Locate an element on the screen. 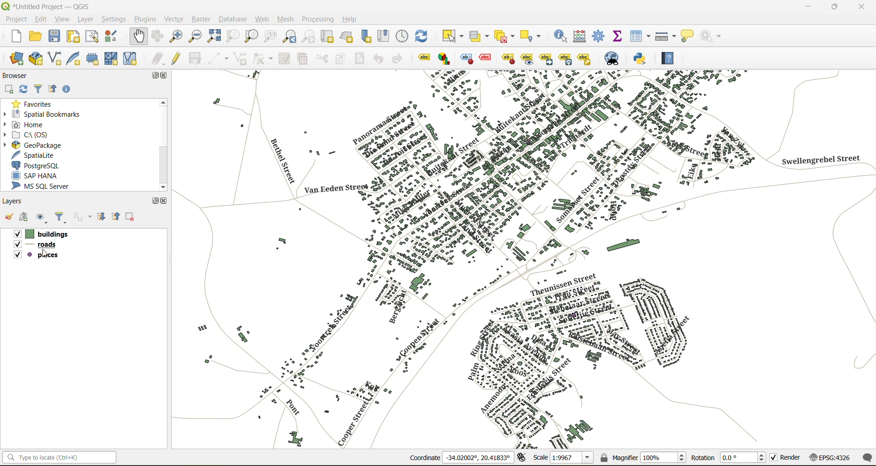 The width and height of the screenshot is (876, 466). layer is located at coordinates (85, 21).